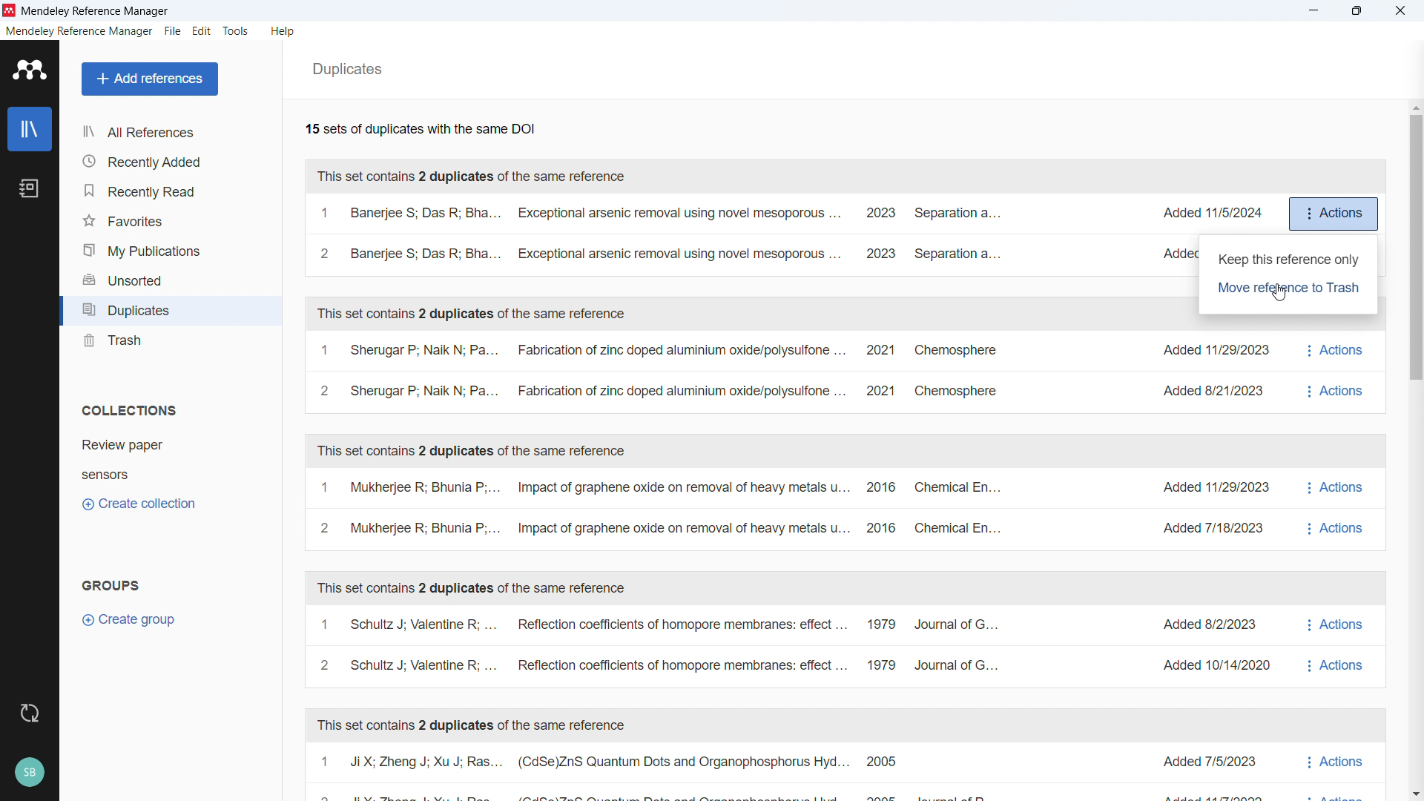 This screenshot has width=1424, height=801. Describe the element at coordinates (1204, 666) in the screenshot. I see `Added 10/14/2020` at that location.